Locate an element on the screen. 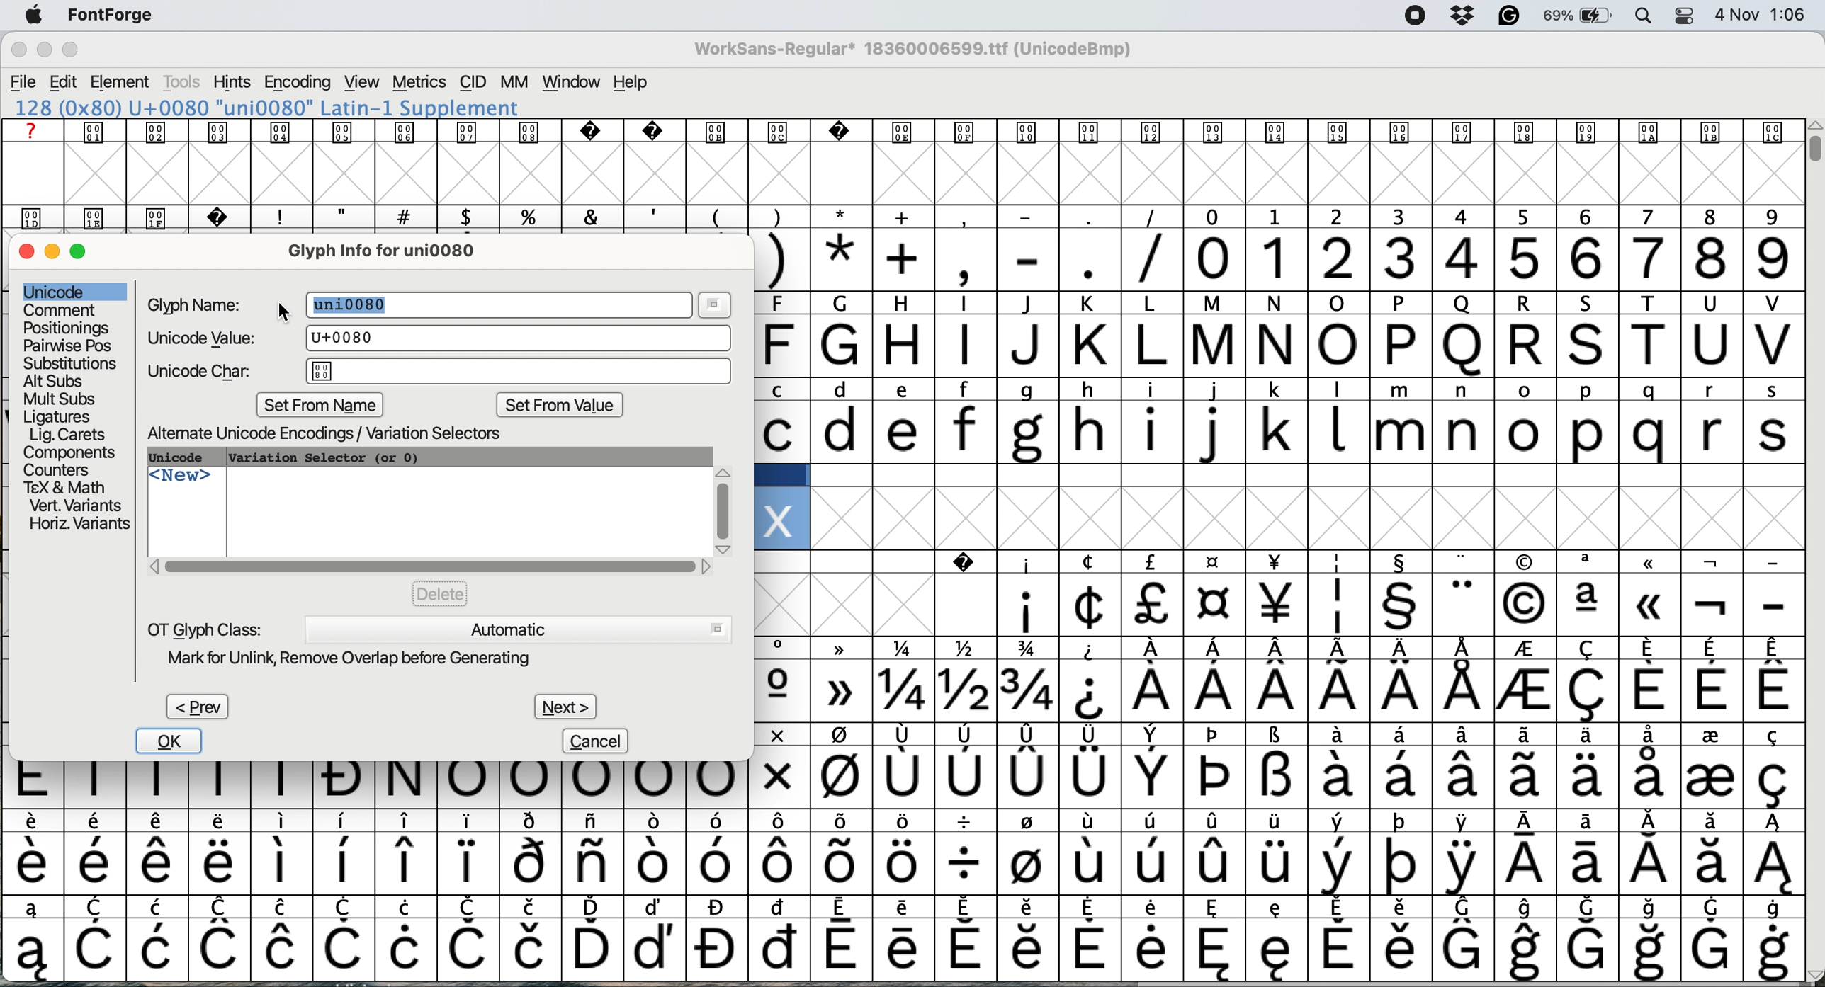 The height and width of the screenshot is (987, 1825). cursor is located at coordinates (283, 309).